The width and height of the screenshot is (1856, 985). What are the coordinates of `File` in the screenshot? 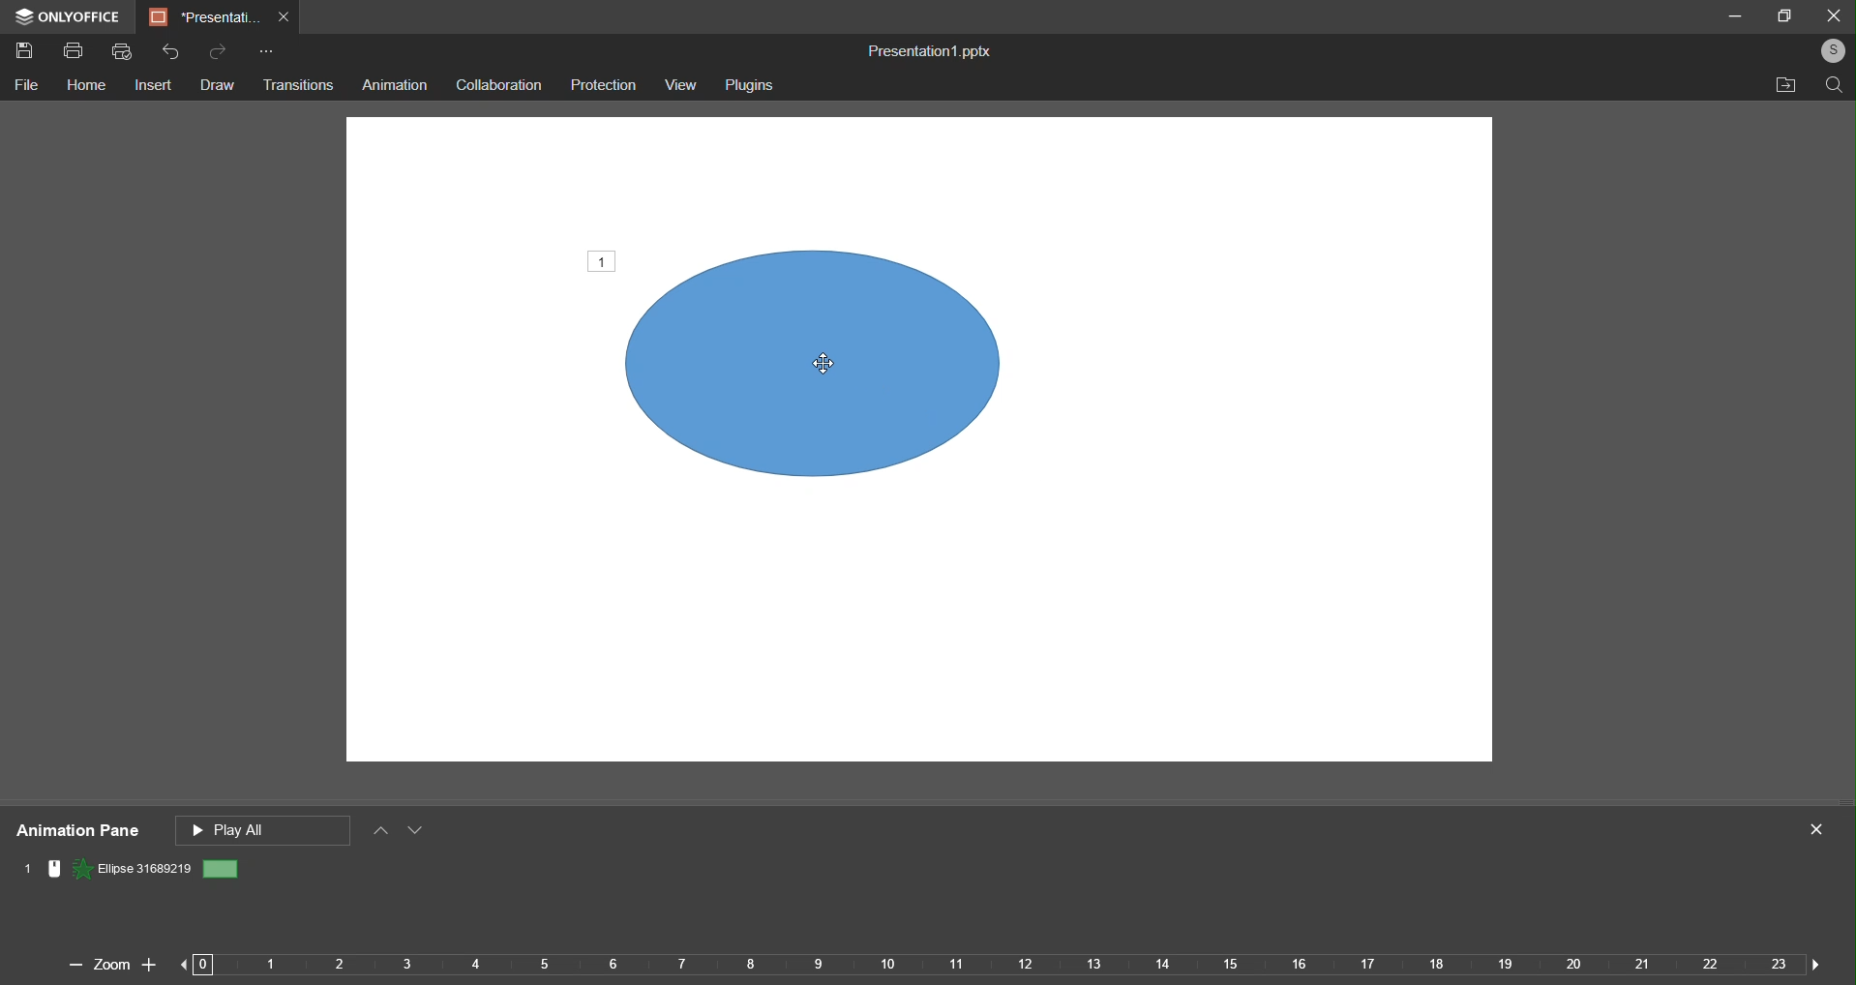 It's located at (30, 86).